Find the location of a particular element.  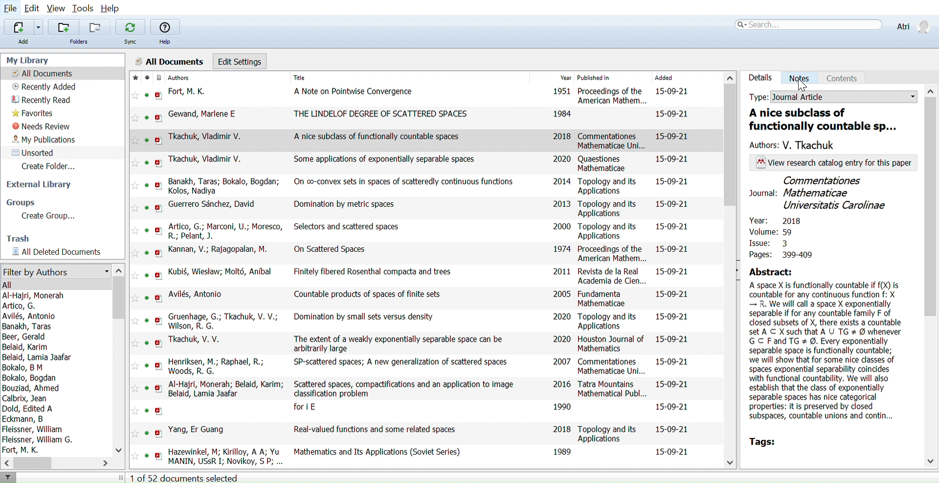

15-09-21 is located at coordinates (671, 361).